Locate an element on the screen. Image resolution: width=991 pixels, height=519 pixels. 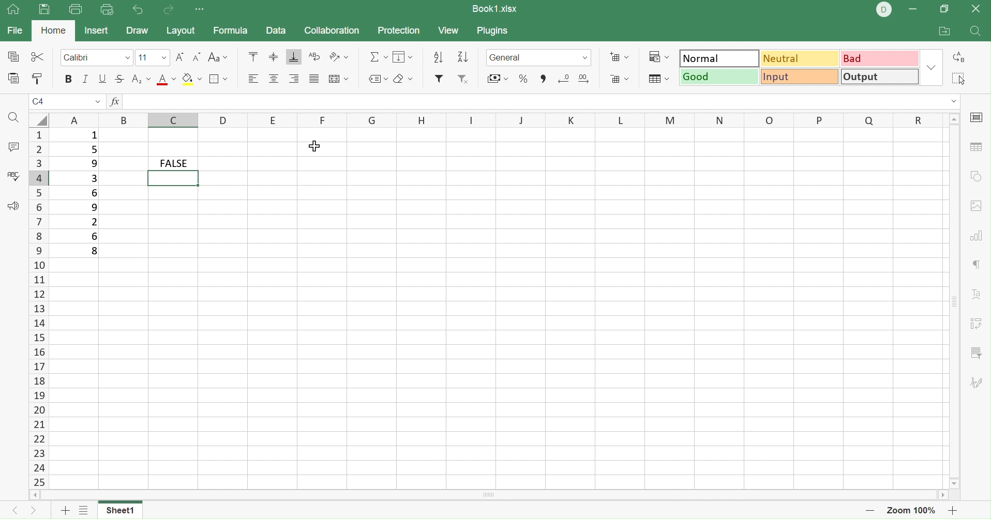
Italic is located at coordinates (85, 78).